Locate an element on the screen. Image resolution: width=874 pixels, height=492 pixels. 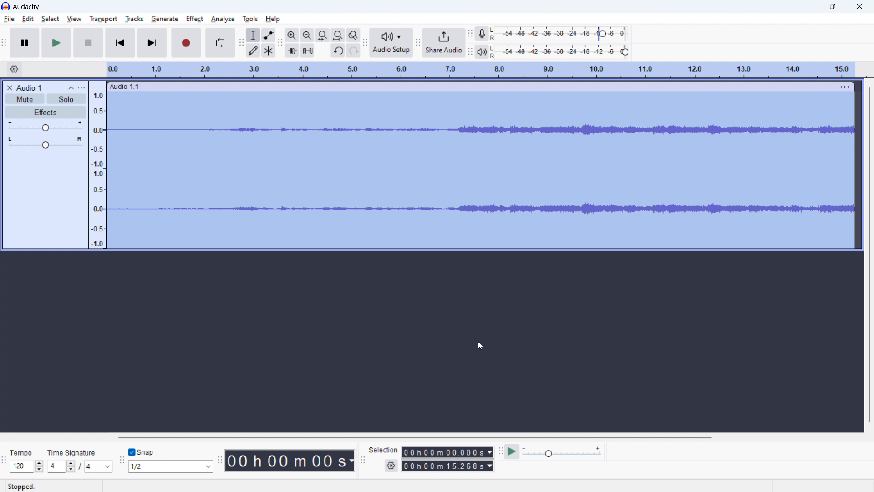
generate is located at coordinates (165, 19).